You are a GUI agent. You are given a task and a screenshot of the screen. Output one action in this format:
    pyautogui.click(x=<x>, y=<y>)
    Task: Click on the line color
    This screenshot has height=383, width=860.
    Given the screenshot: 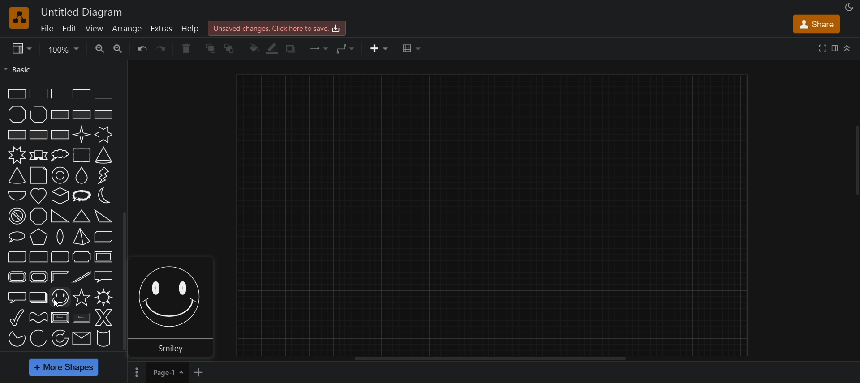 What is the action you would take?
    pyautogui.click(x=273, y=48)
    